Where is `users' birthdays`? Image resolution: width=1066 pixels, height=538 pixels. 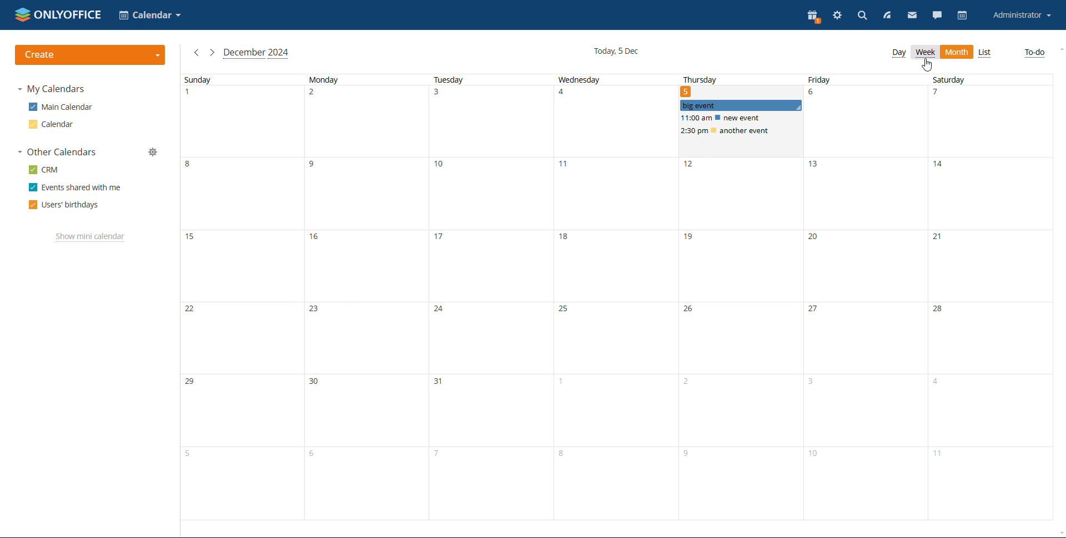
users' birthdays is located at coordinates (64, 205).